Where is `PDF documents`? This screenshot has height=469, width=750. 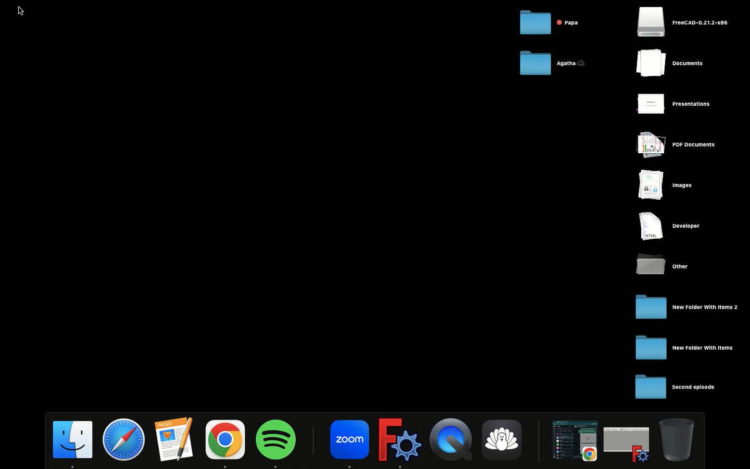
PDF documents is located at coordinates (677, 146).